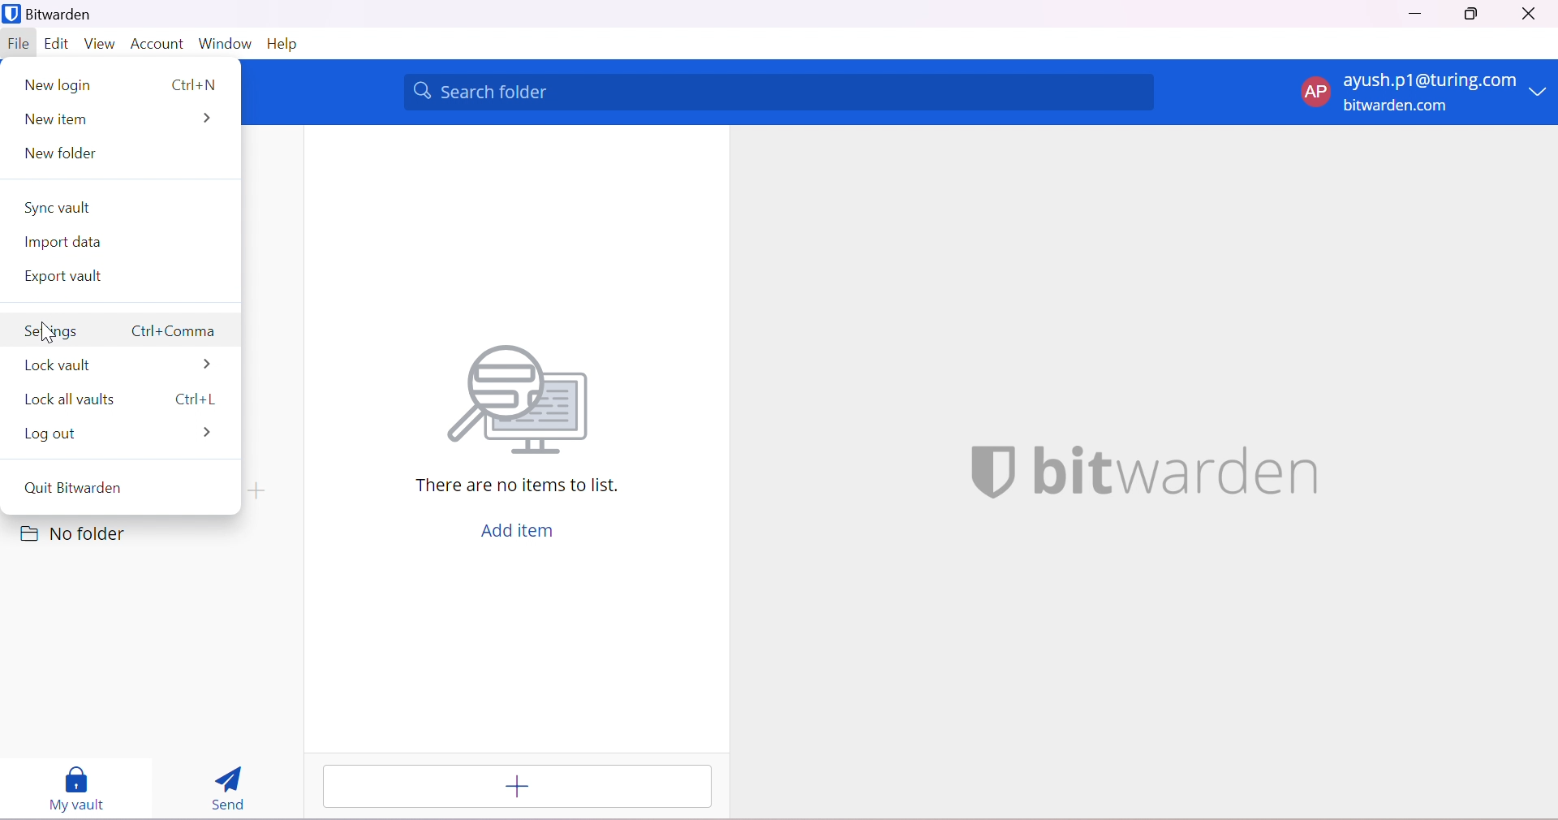 Image resolution: width=1558 pixels, height=820 pixels. I want to click on Local vaults, so click(67, 399).